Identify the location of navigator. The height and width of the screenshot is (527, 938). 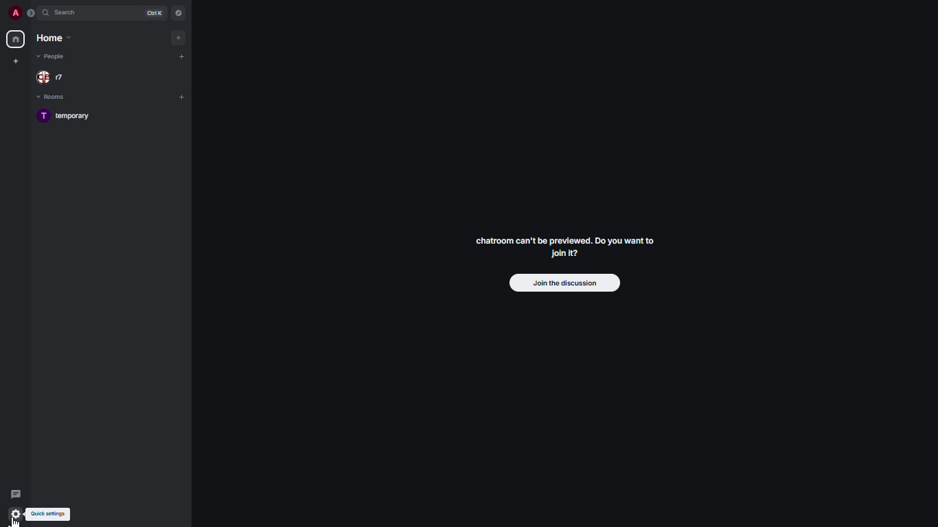
(177, 13).